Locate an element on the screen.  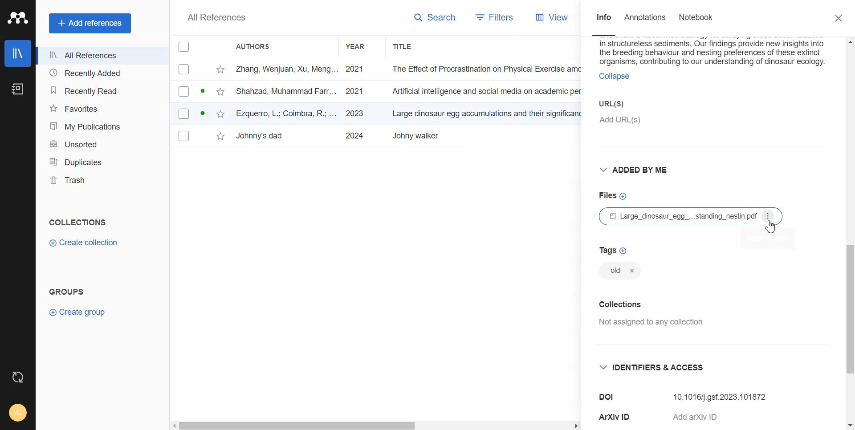
Recently Added is located at coordinates (98, 73).